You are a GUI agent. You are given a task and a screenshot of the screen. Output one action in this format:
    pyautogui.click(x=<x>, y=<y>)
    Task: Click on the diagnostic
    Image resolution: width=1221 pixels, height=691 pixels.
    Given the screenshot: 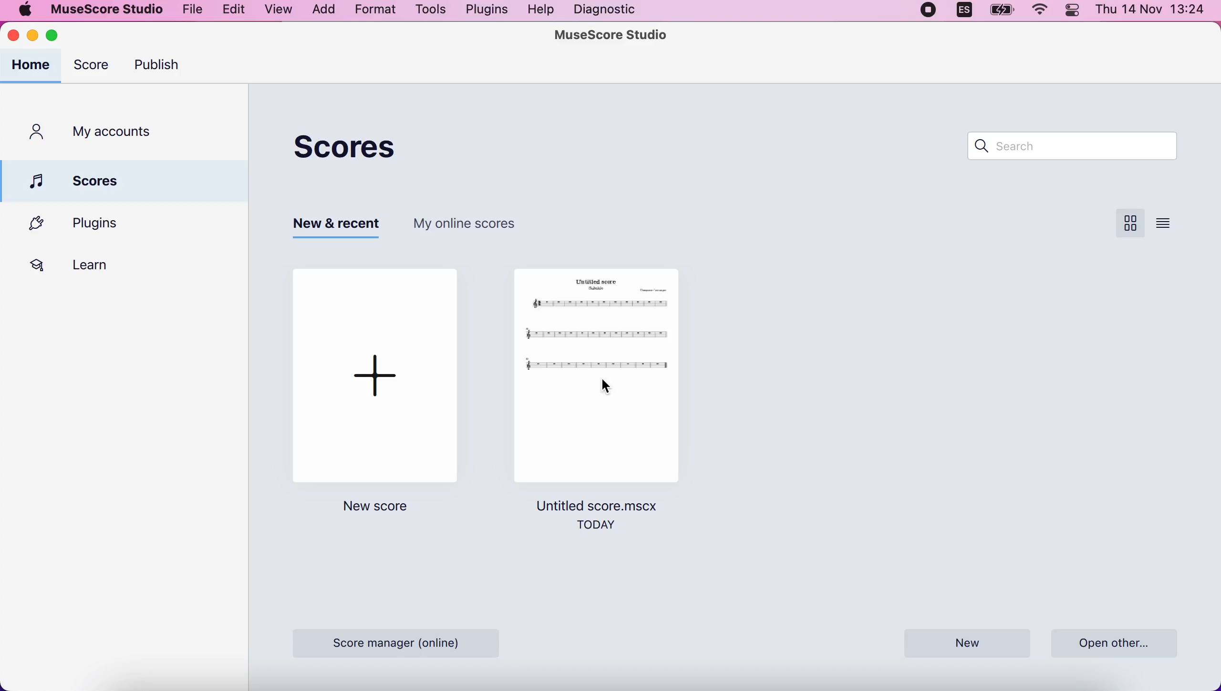 What is the action you would take?
    pyautogui.click(x=611, y=9)
    